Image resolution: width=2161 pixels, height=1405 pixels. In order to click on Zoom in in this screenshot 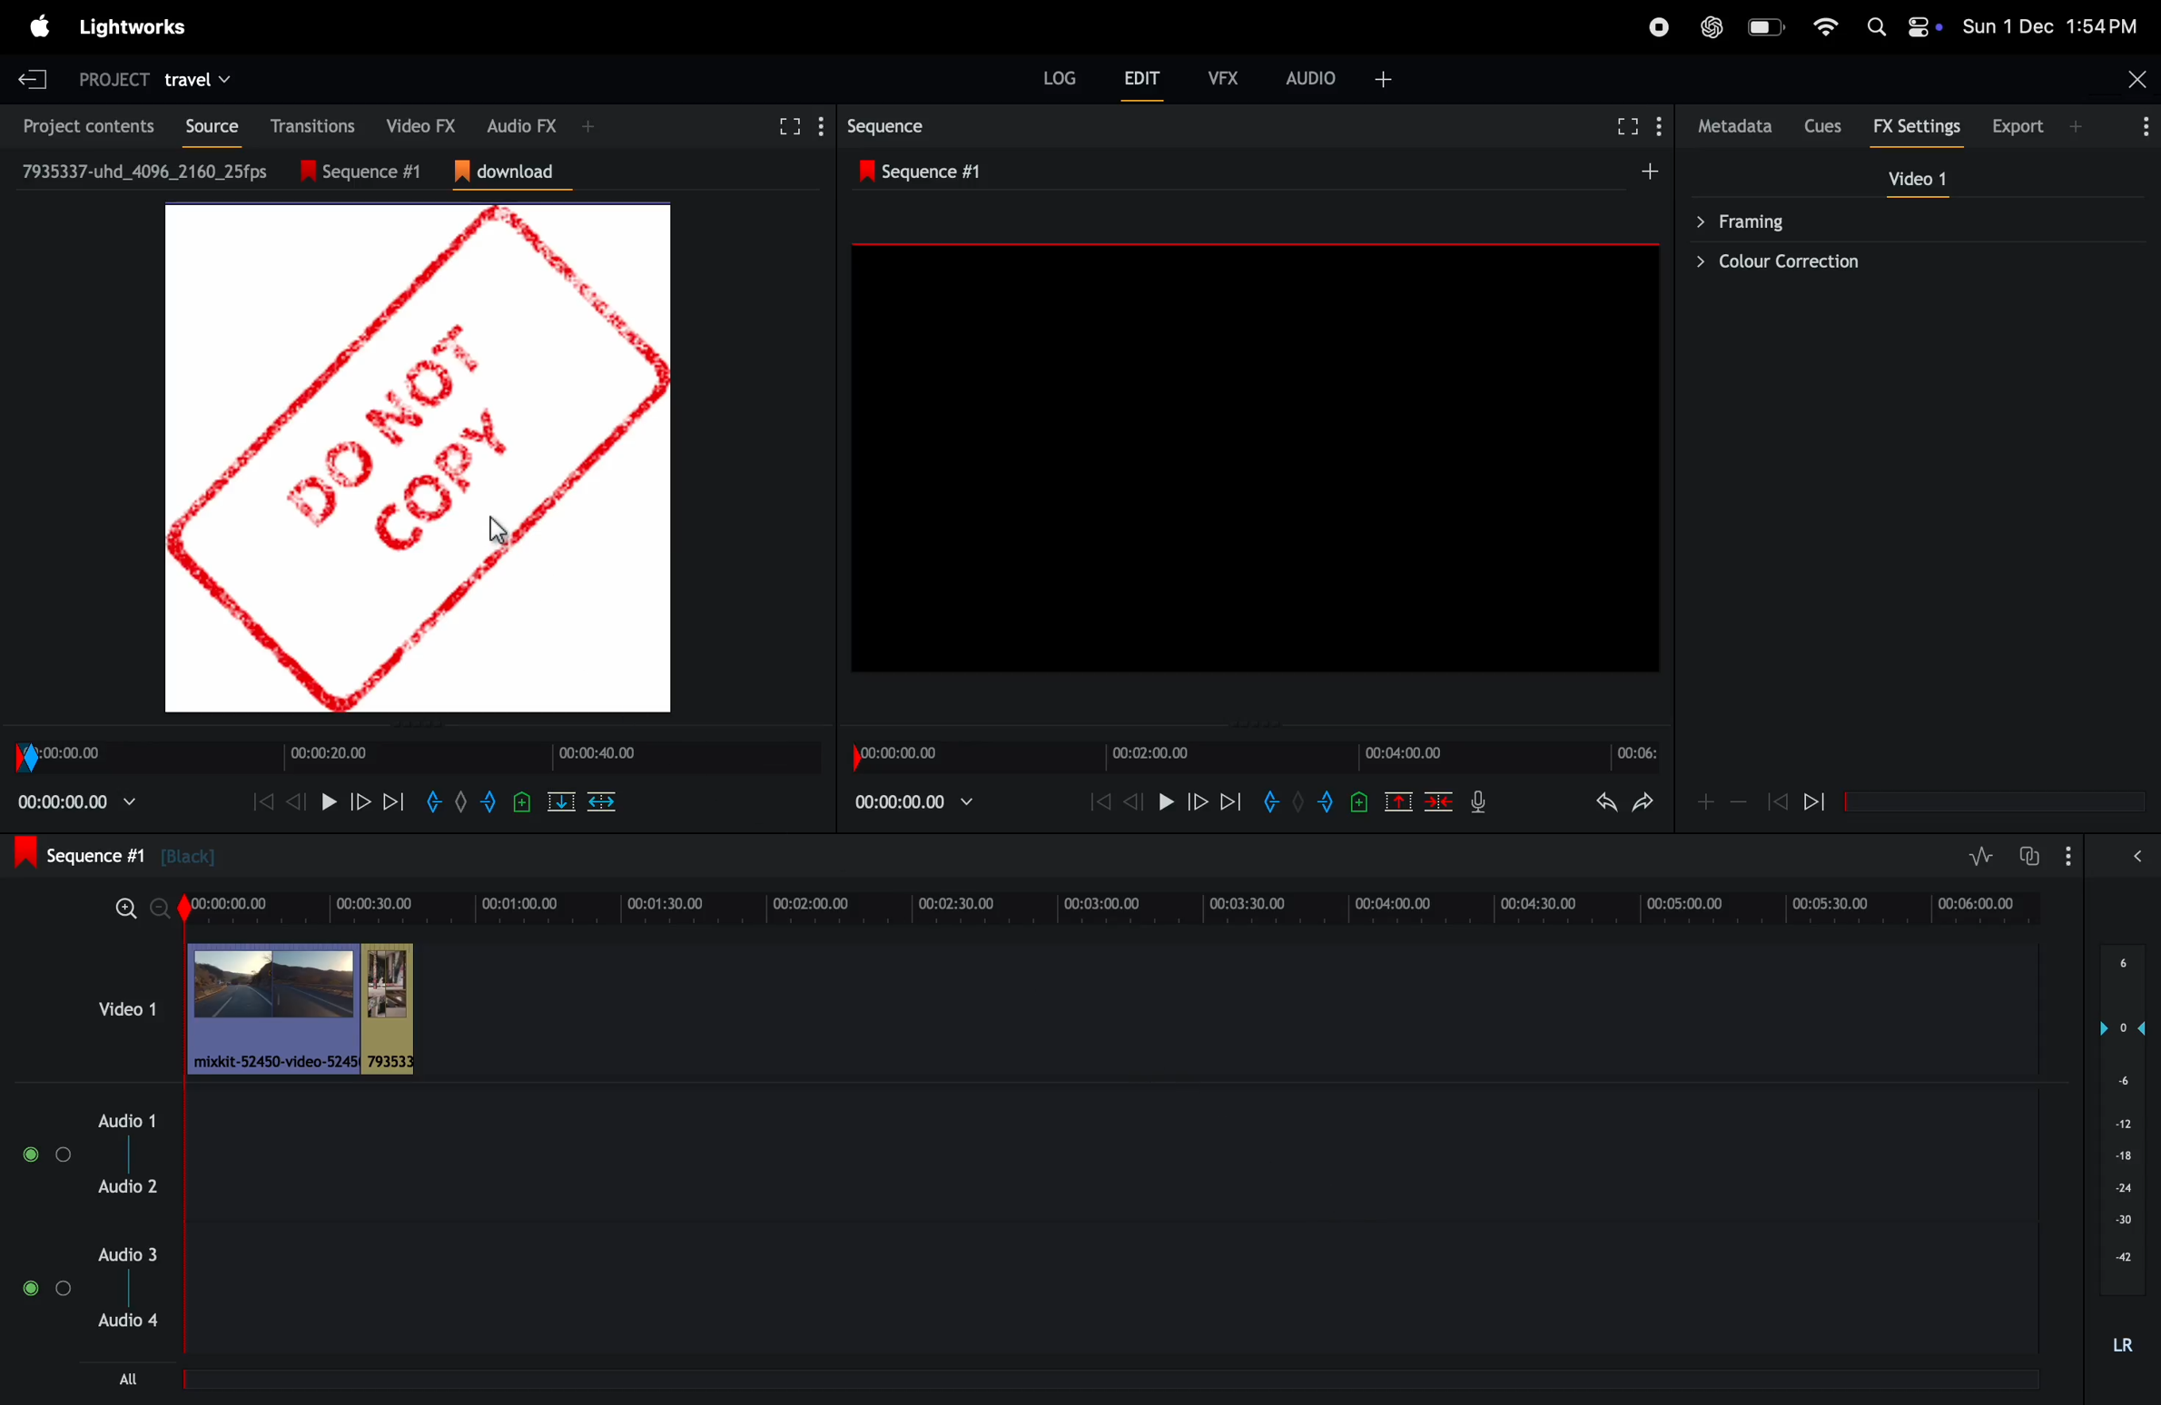, I will do `click(126, 909)`.